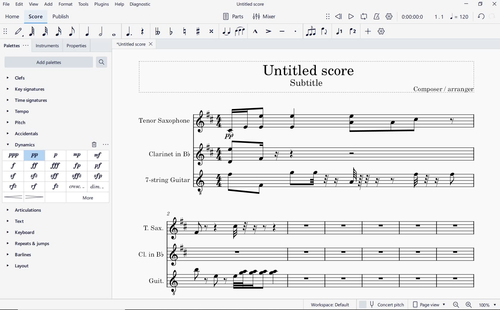 This screenshot has height=310, width=500. I want to click on PPP (pianississimo), so click(13, 155).